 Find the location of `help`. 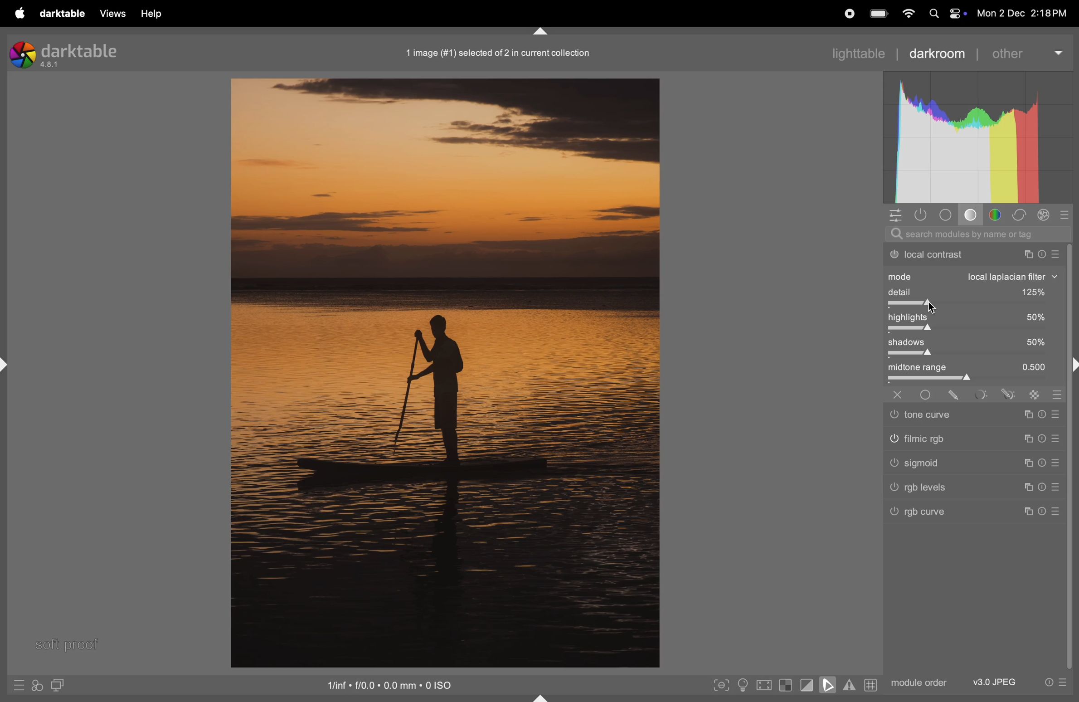

help is located at coordinates (156, 13).